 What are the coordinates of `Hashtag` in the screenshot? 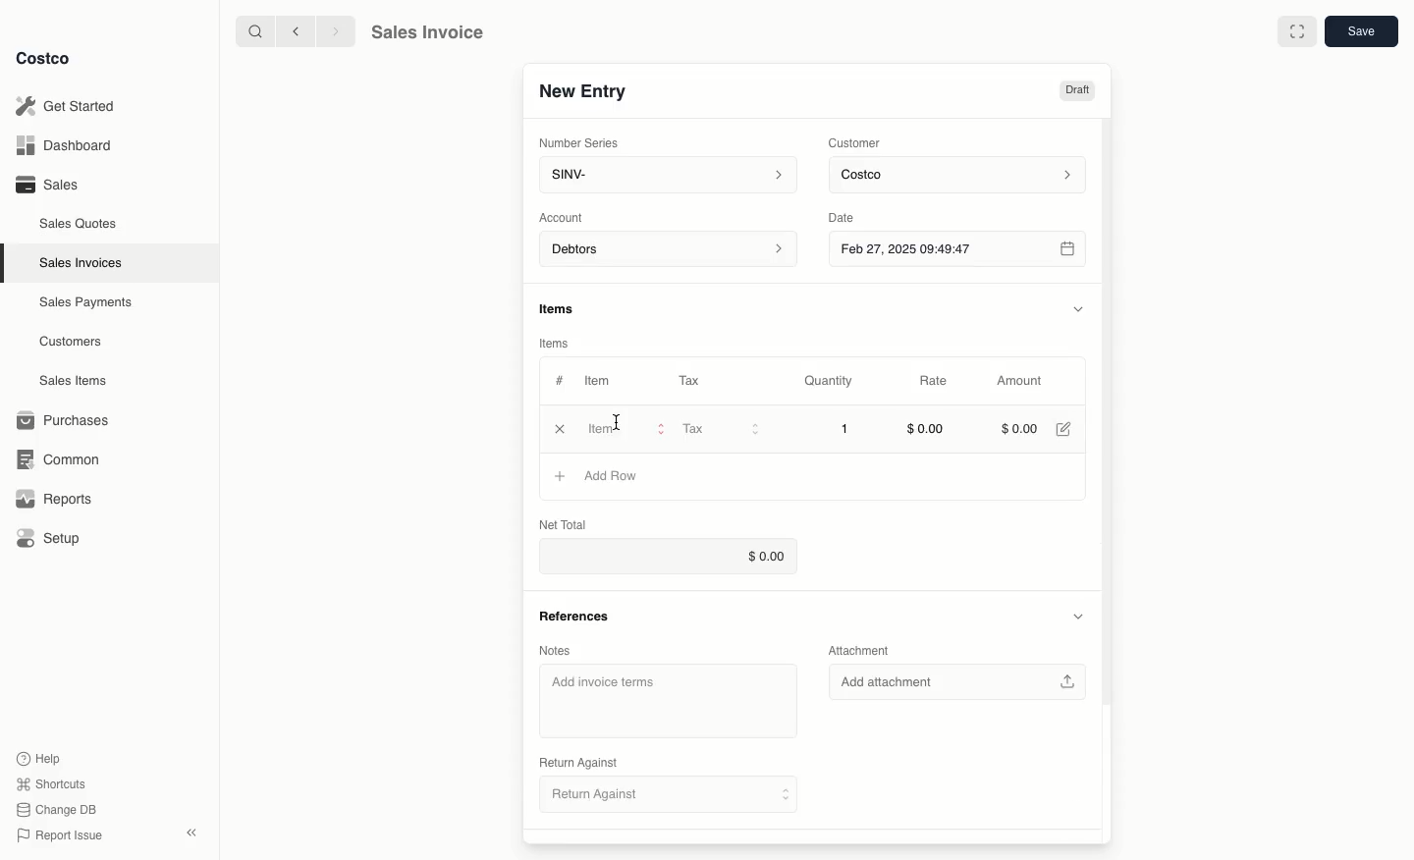 It's located at (559, 381).